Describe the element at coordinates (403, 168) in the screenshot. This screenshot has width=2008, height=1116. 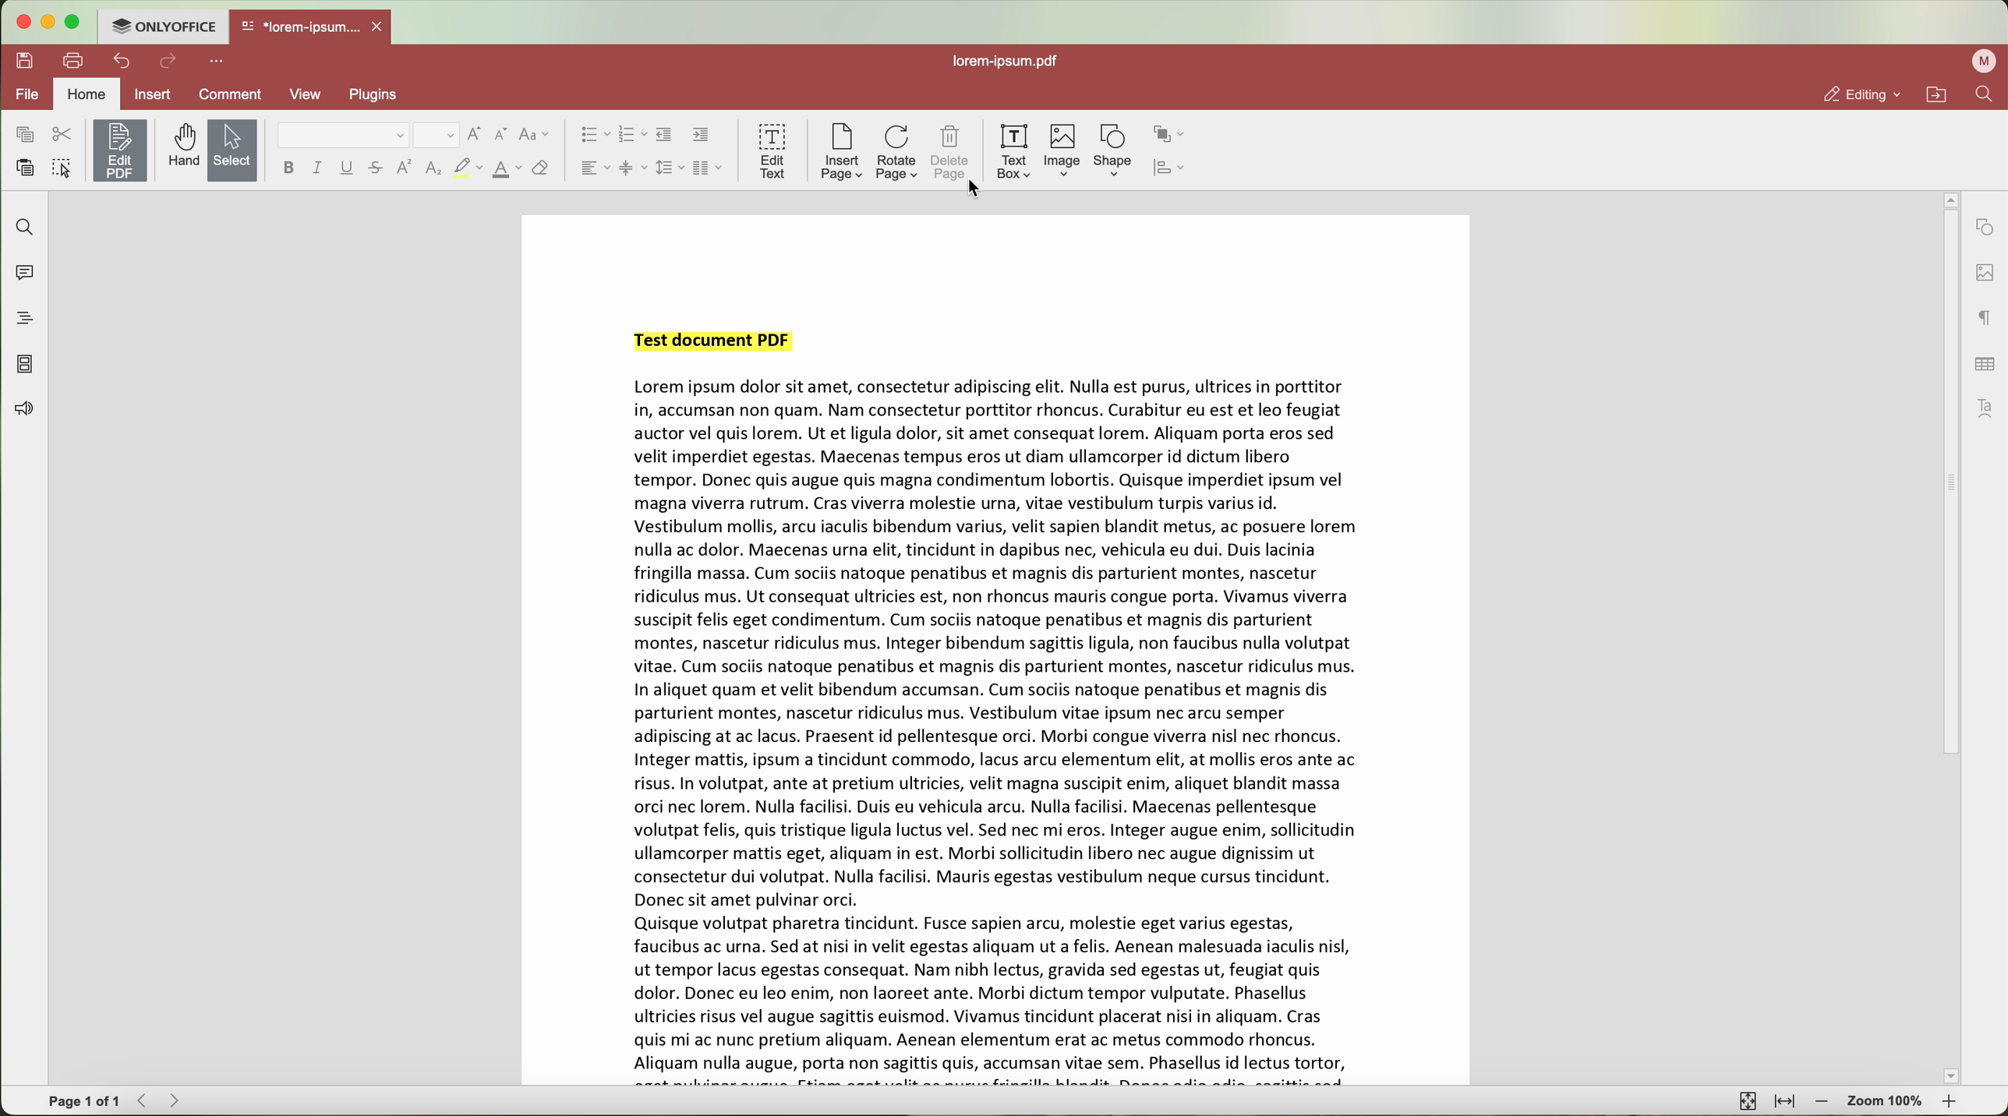
I see `superscript` at that location.